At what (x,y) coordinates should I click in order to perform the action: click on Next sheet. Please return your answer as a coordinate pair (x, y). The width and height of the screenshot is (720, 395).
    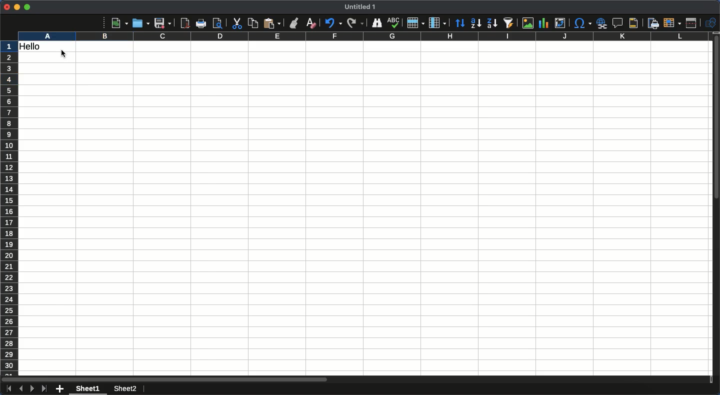
    Looking at the image, I should click on (32, 389).